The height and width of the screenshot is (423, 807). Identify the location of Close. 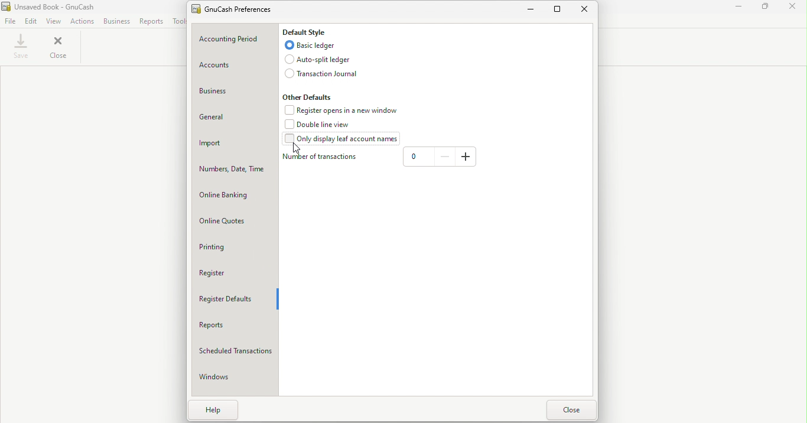
(588, 11).